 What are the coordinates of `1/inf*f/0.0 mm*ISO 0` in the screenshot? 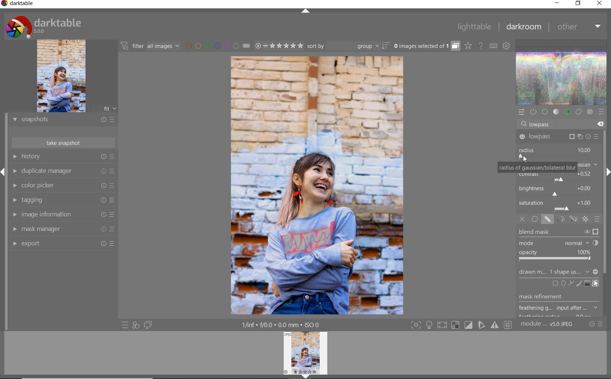 It's located at (283, 325).